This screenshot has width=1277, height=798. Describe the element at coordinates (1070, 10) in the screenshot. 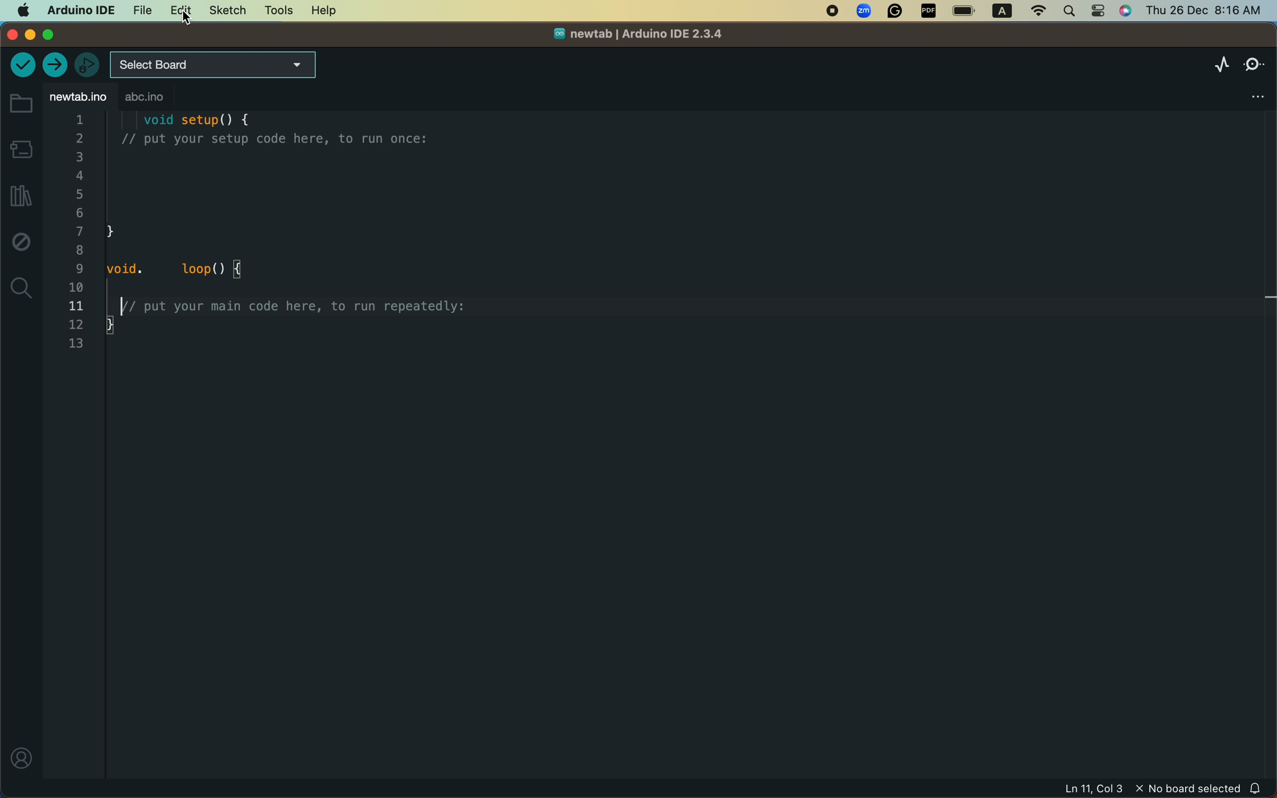

I see `search` at that location.